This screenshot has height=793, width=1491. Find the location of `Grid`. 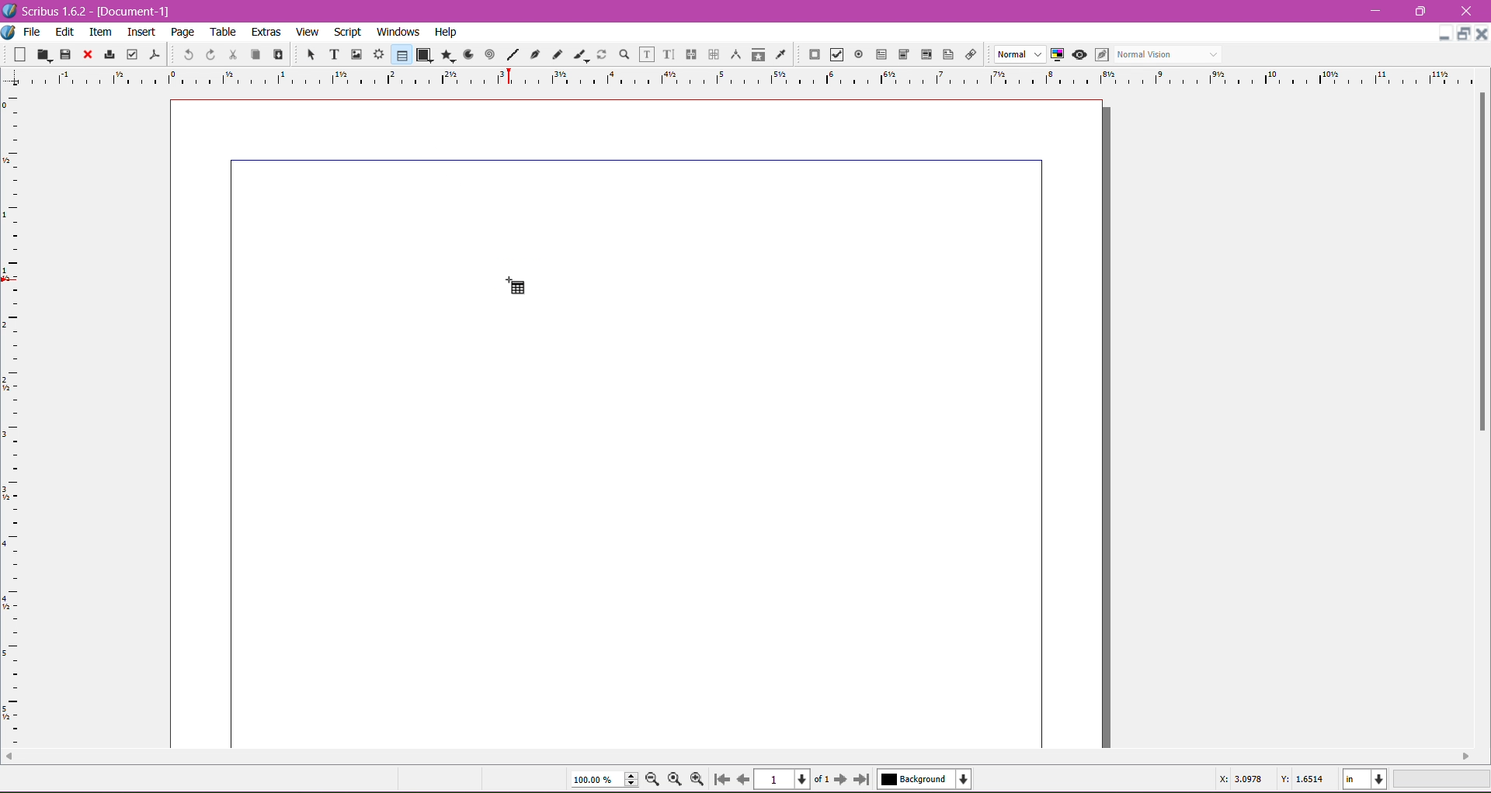

Grid is located at coordinates (19, 420).